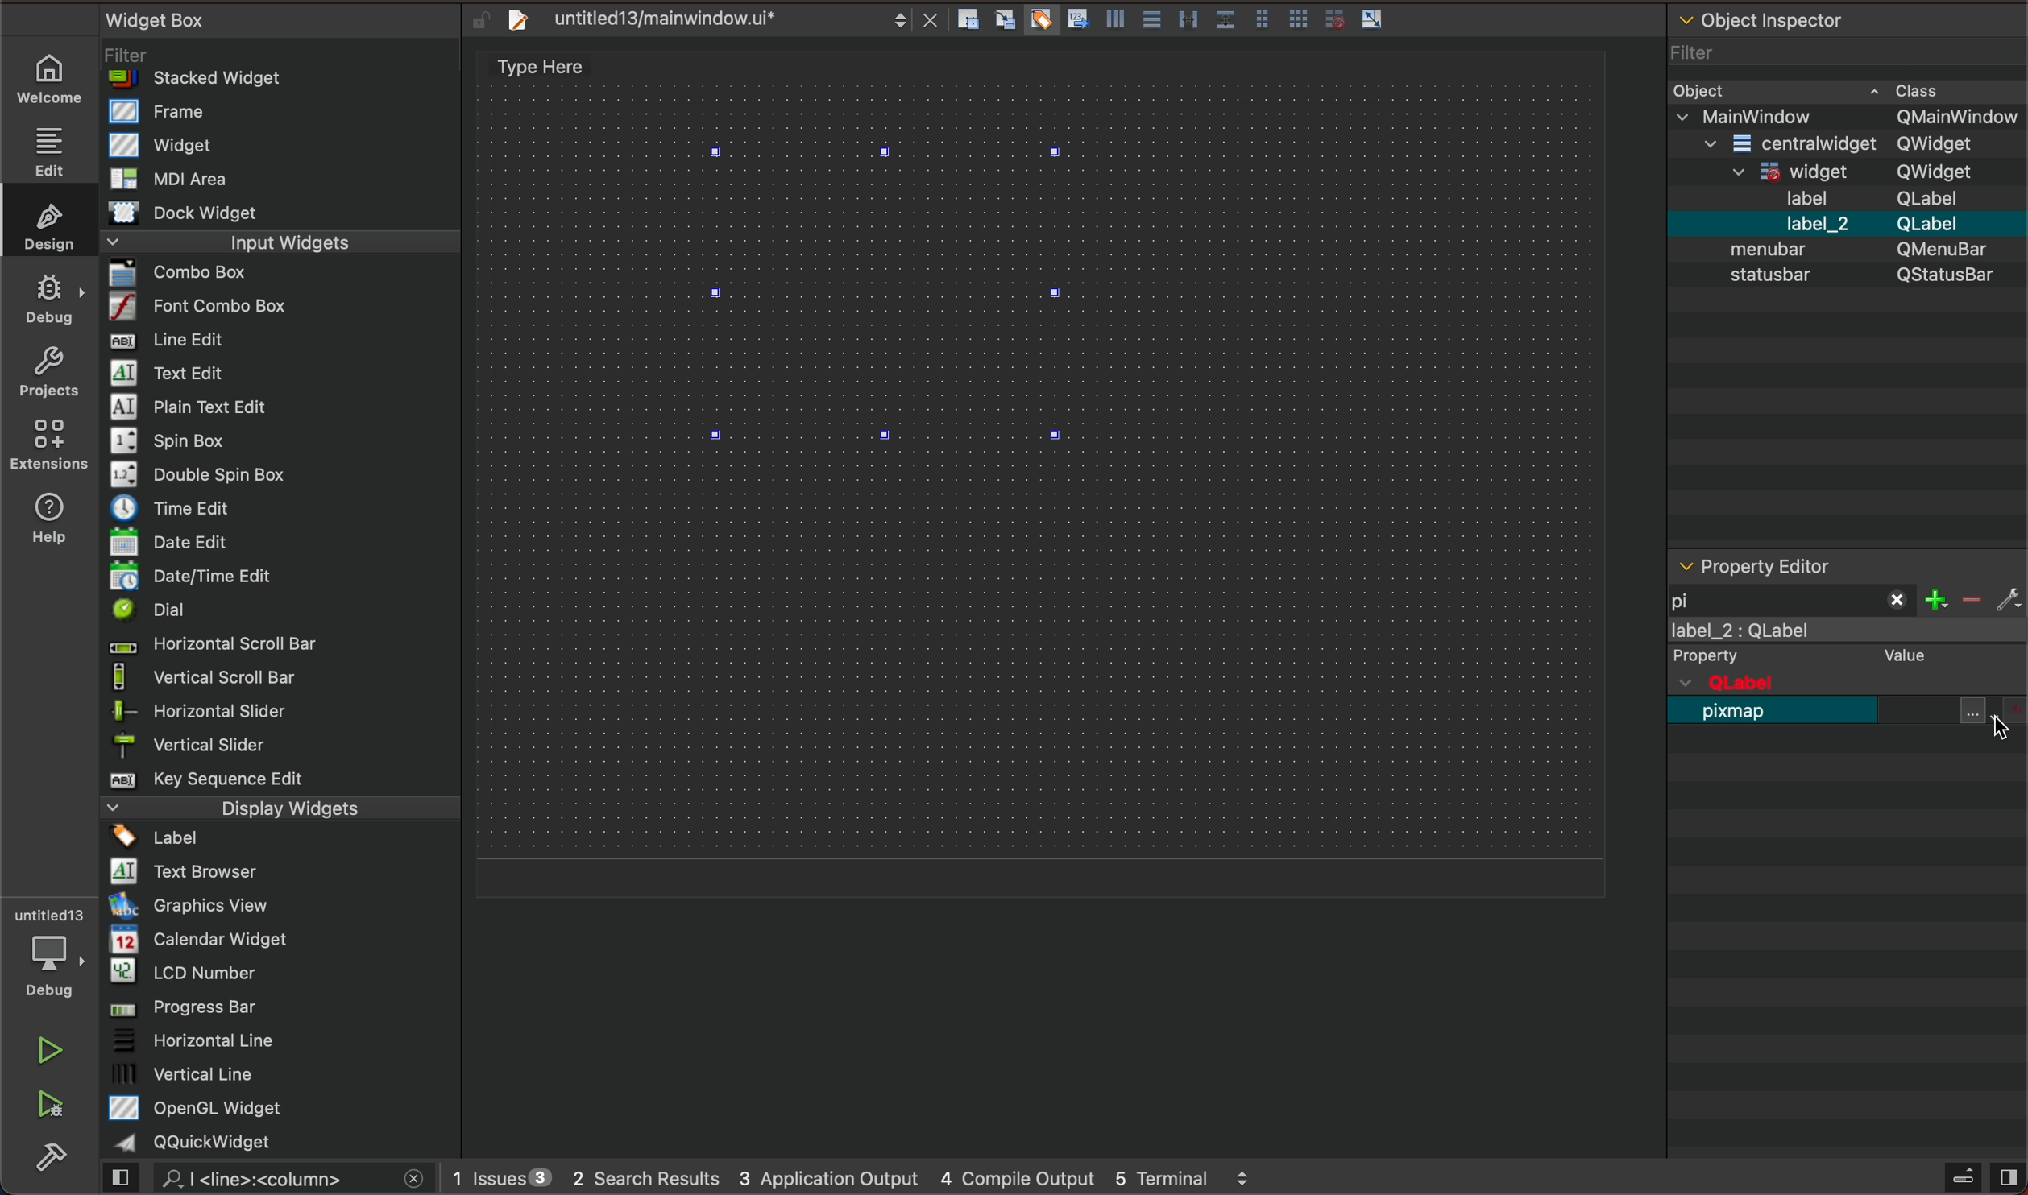 This screenshot has width=2028, height=1195. I want to click on help, so click(56, 515).